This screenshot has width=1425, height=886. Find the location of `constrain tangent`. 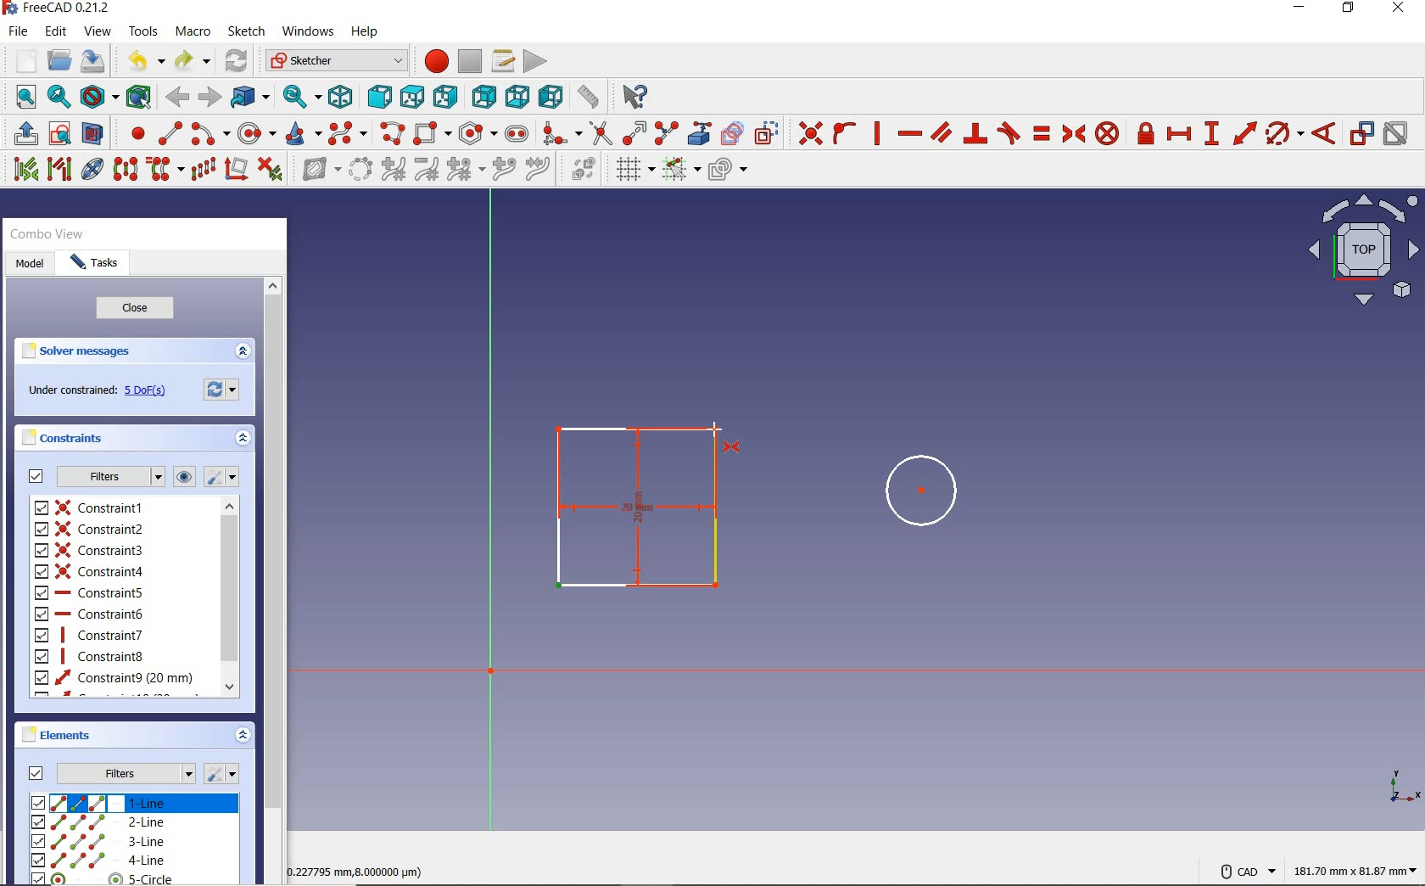

constrain tangent is located at coordinates (1009, 133).